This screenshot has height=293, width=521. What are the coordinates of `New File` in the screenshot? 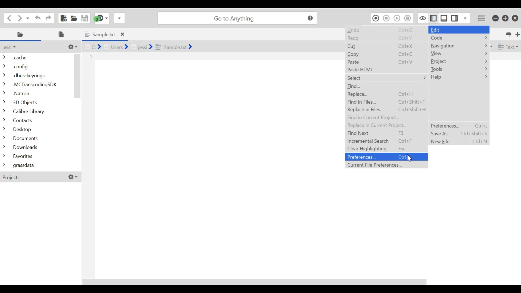 It's located at (458, 141).